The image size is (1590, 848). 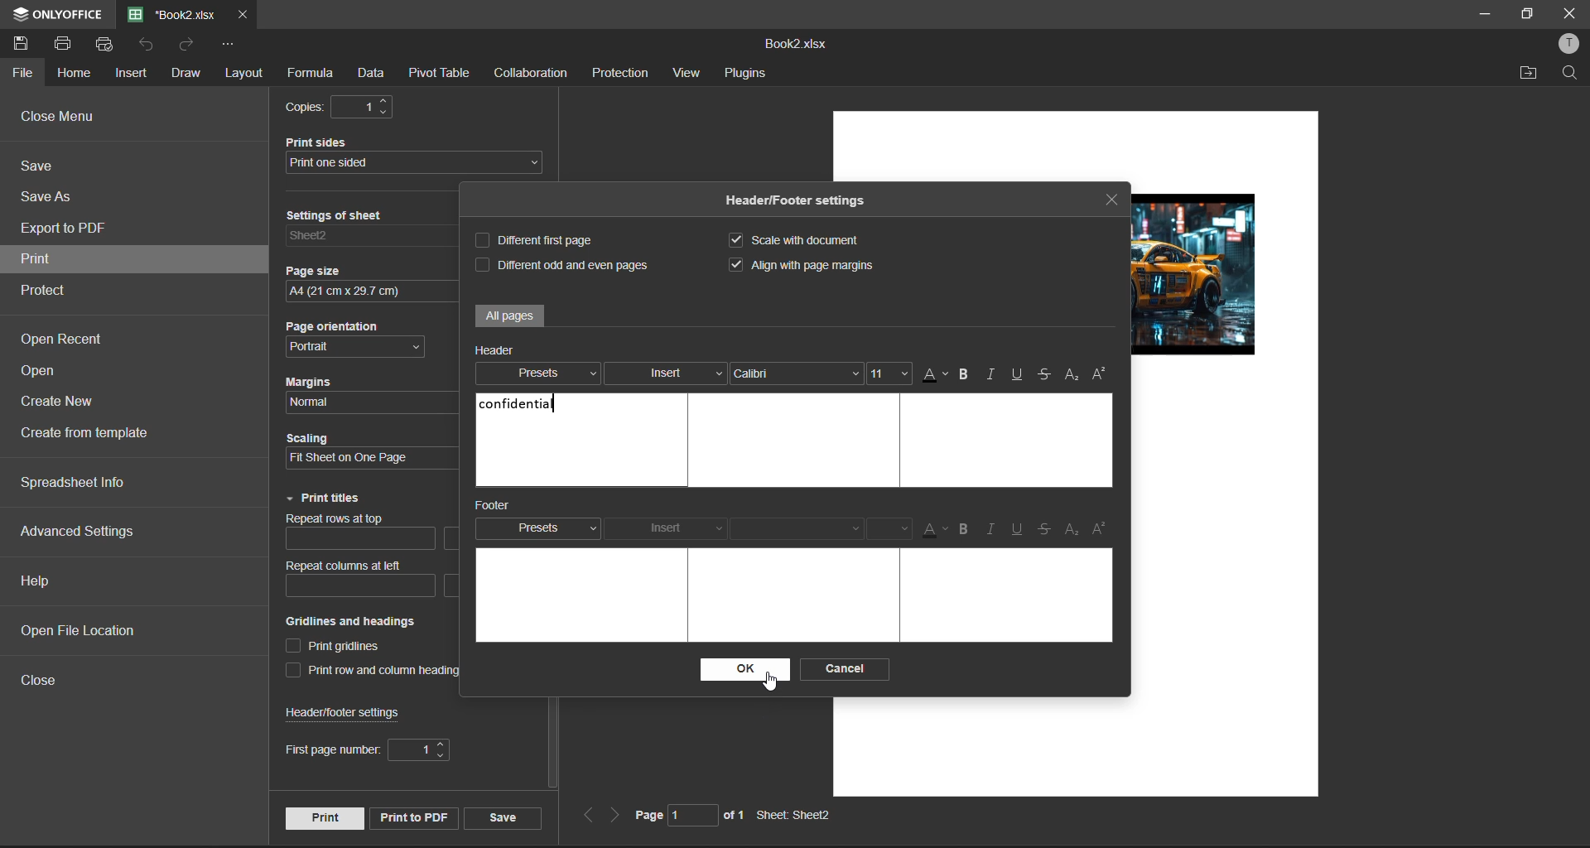 What do you see at coordinates (309, 75) in the screenshot?
I see `formula` at bounding box center [309, 75].